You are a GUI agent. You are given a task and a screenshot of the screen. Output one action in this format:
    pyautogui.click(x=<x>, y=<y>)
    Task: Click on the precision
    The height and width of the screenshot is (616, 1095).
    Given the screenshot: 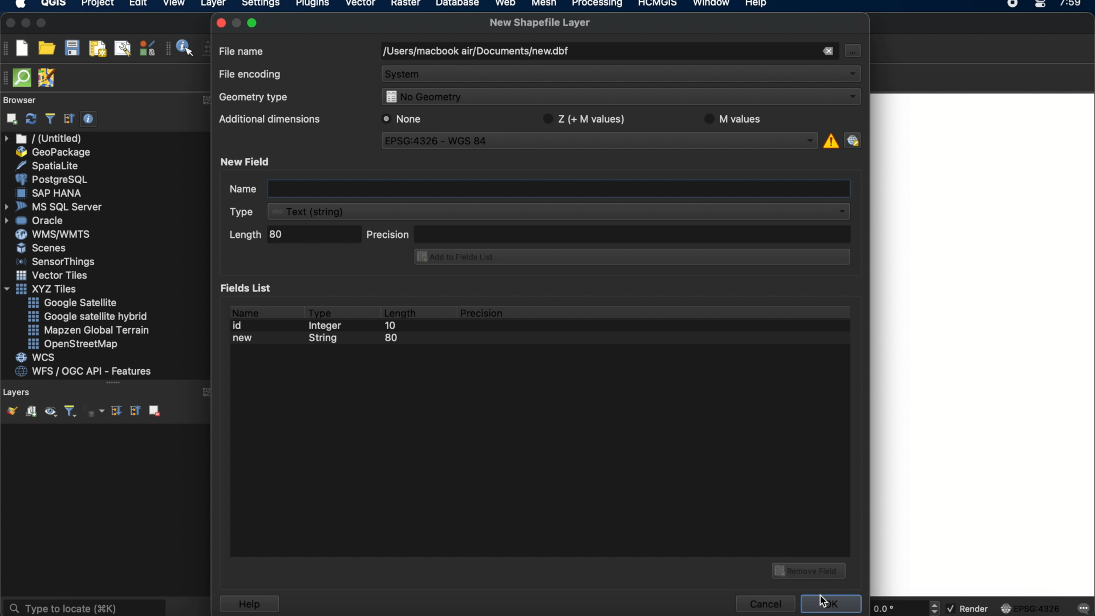 What is the action you would take?
    pyautogui.click(x=609, y=233)
    